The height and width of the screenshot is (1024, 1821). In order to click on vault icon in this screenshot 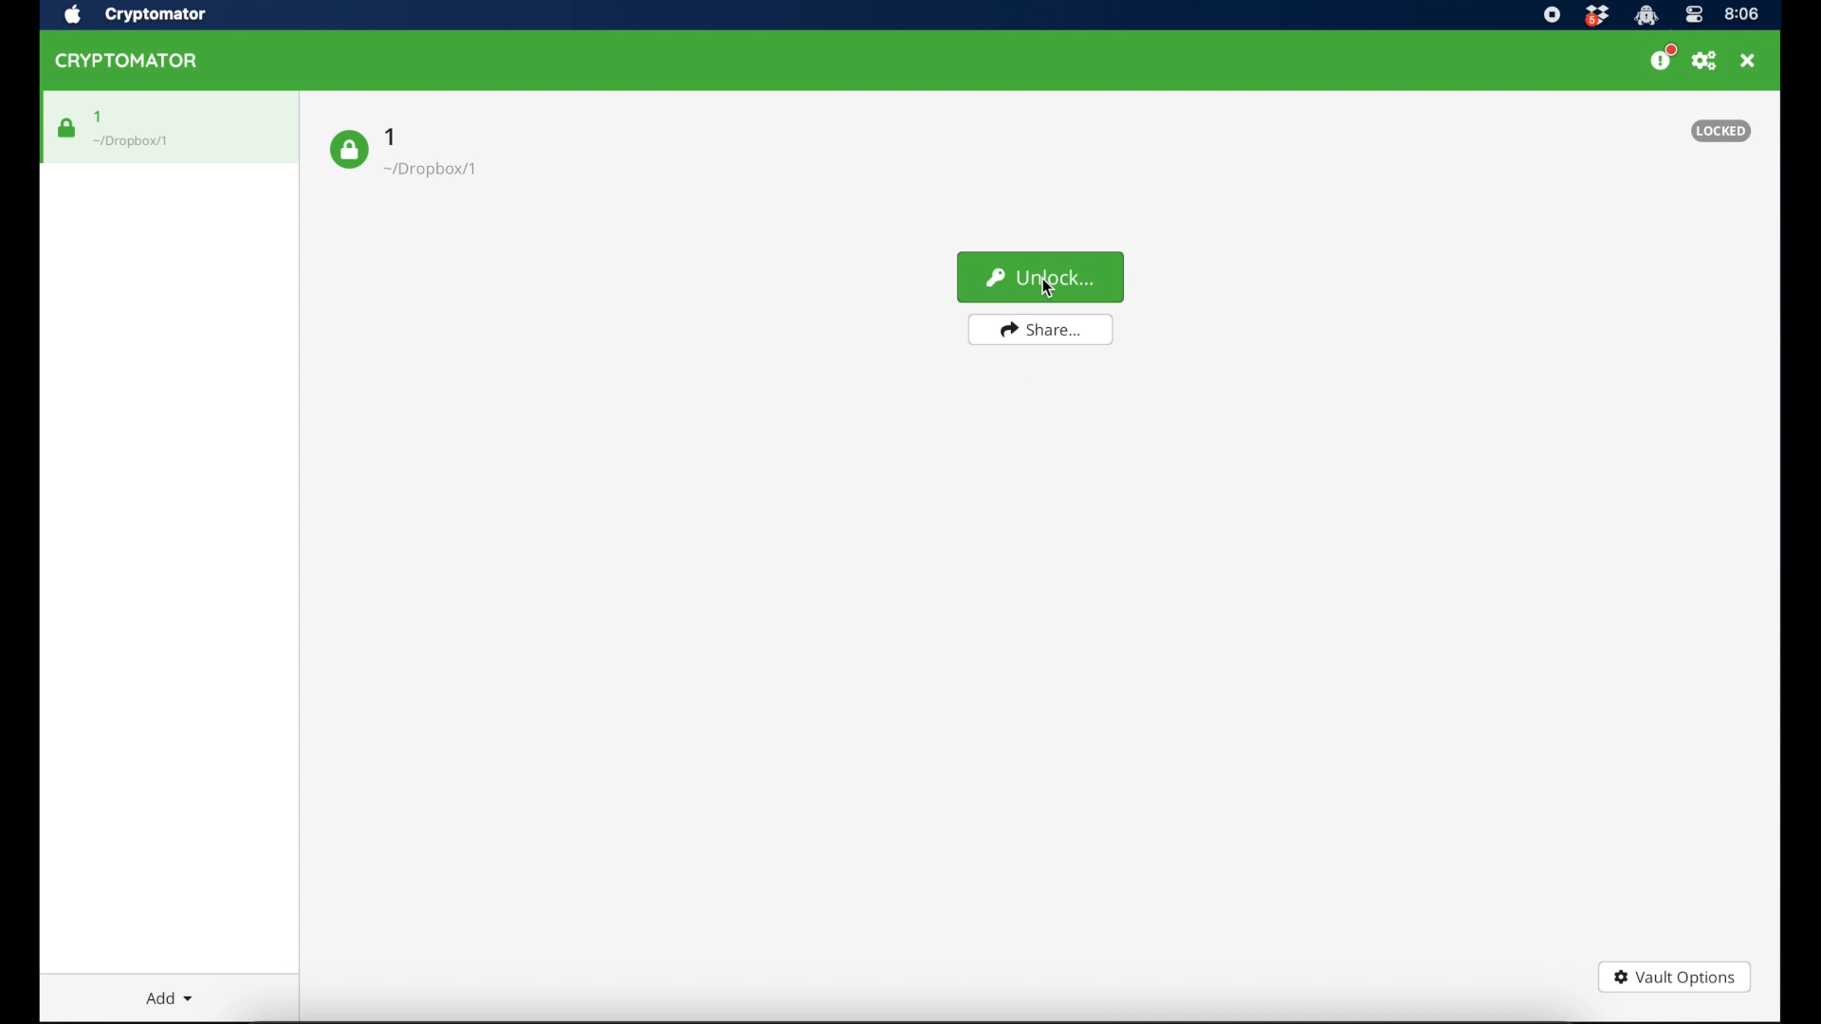, I will do `click(65, 128)`.